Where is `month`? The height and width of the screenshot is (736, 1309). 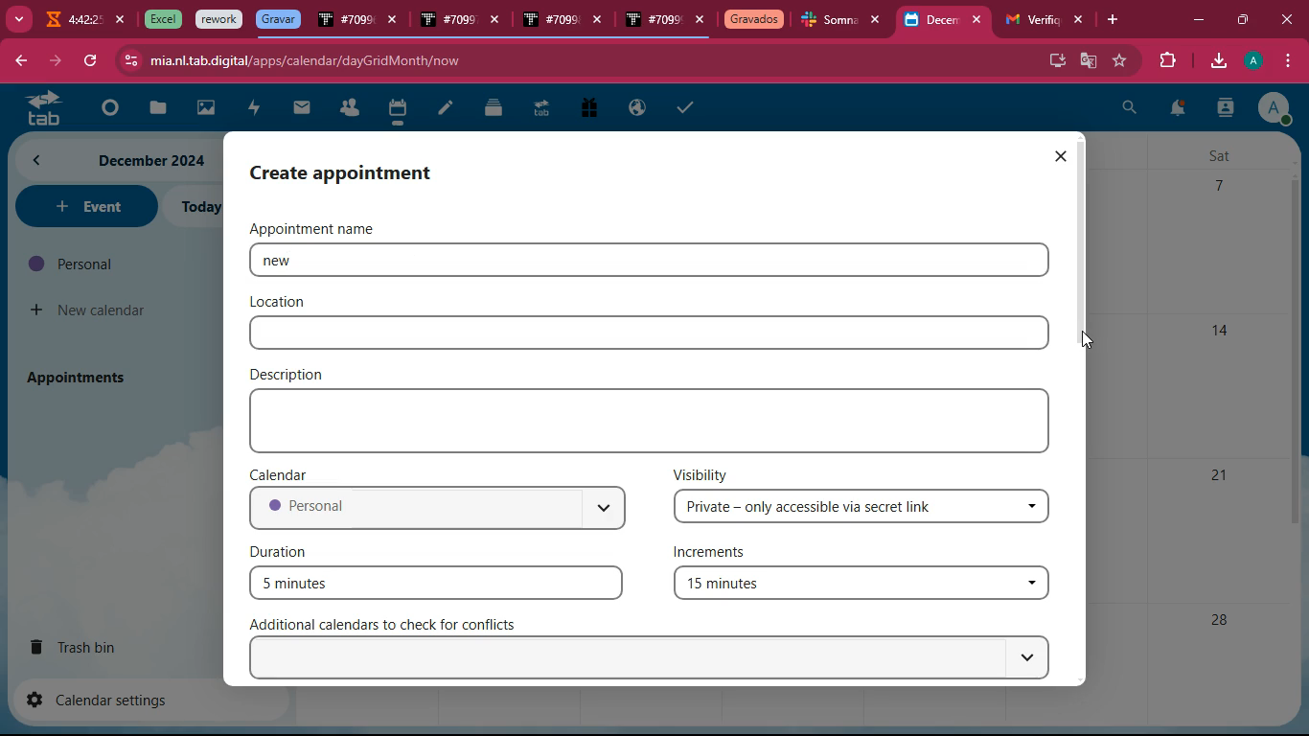 month is located at coordinates (115, 160).